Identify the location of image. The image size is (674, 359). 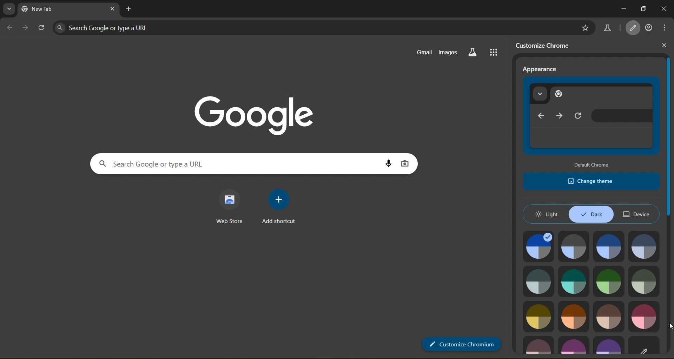
(538, 282).